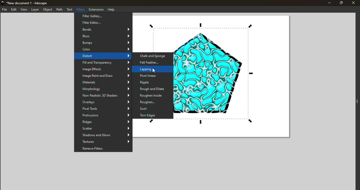 This screenshot has width=360, height=190. Describe the element at coordinates (154, 115) in the screenshot. I see `Torn Edges` at that location.